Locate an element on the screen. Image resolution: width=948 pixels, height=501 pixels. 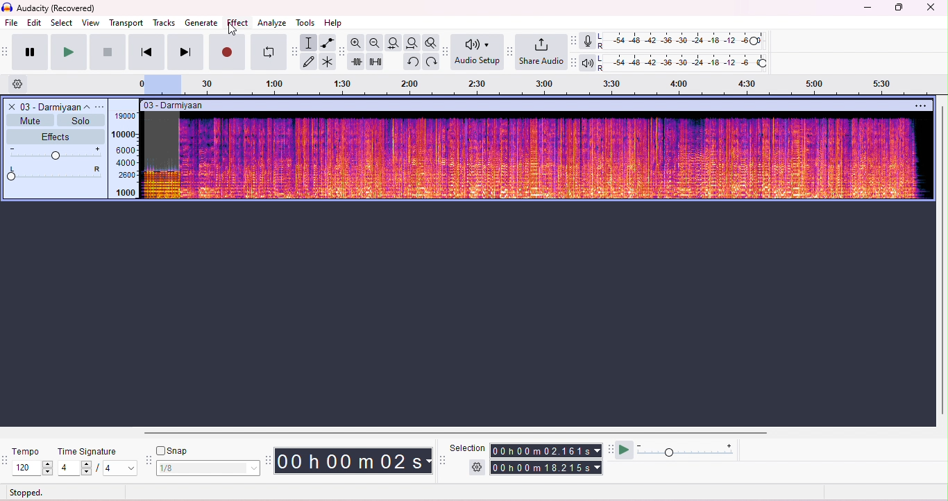
select time signature is located at coordinates (96, 468).